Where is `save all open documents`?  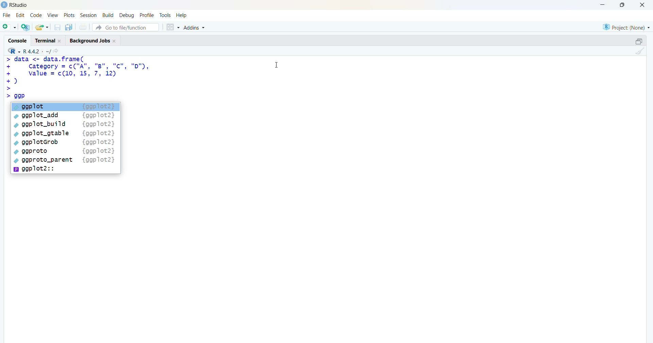 save all open documents is located at coordinates (68, 27).